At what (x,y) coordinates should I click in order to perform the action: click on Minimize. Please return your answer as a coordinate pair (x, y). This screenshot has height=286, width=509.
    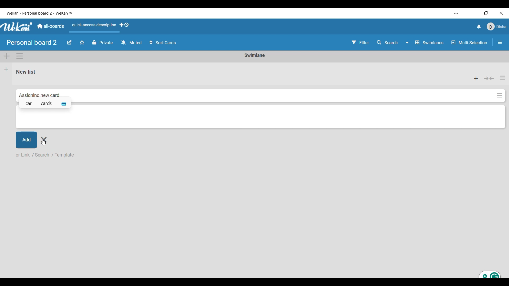
    Looking at the image, I should click on (471, 13).